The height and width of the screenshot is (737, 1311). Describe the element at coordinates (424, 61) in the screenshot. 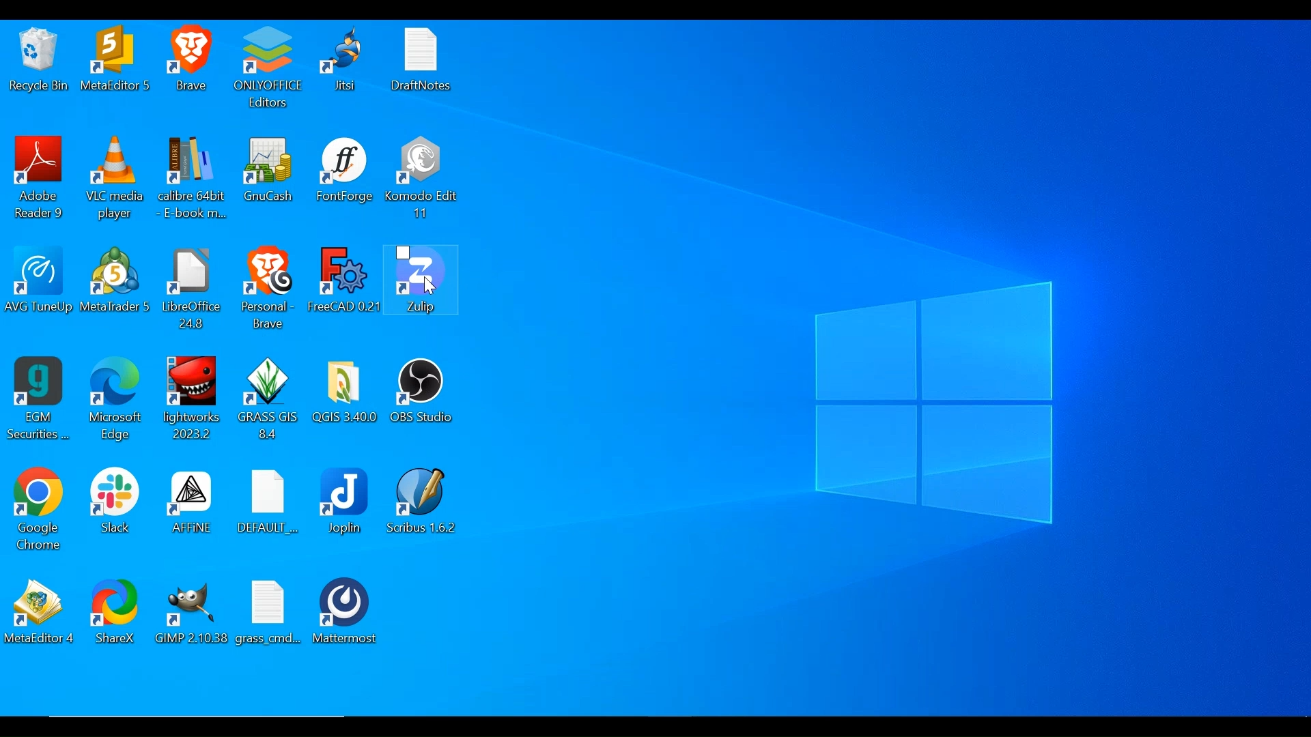

I see `Draft Notes Desktop icon` at that location.